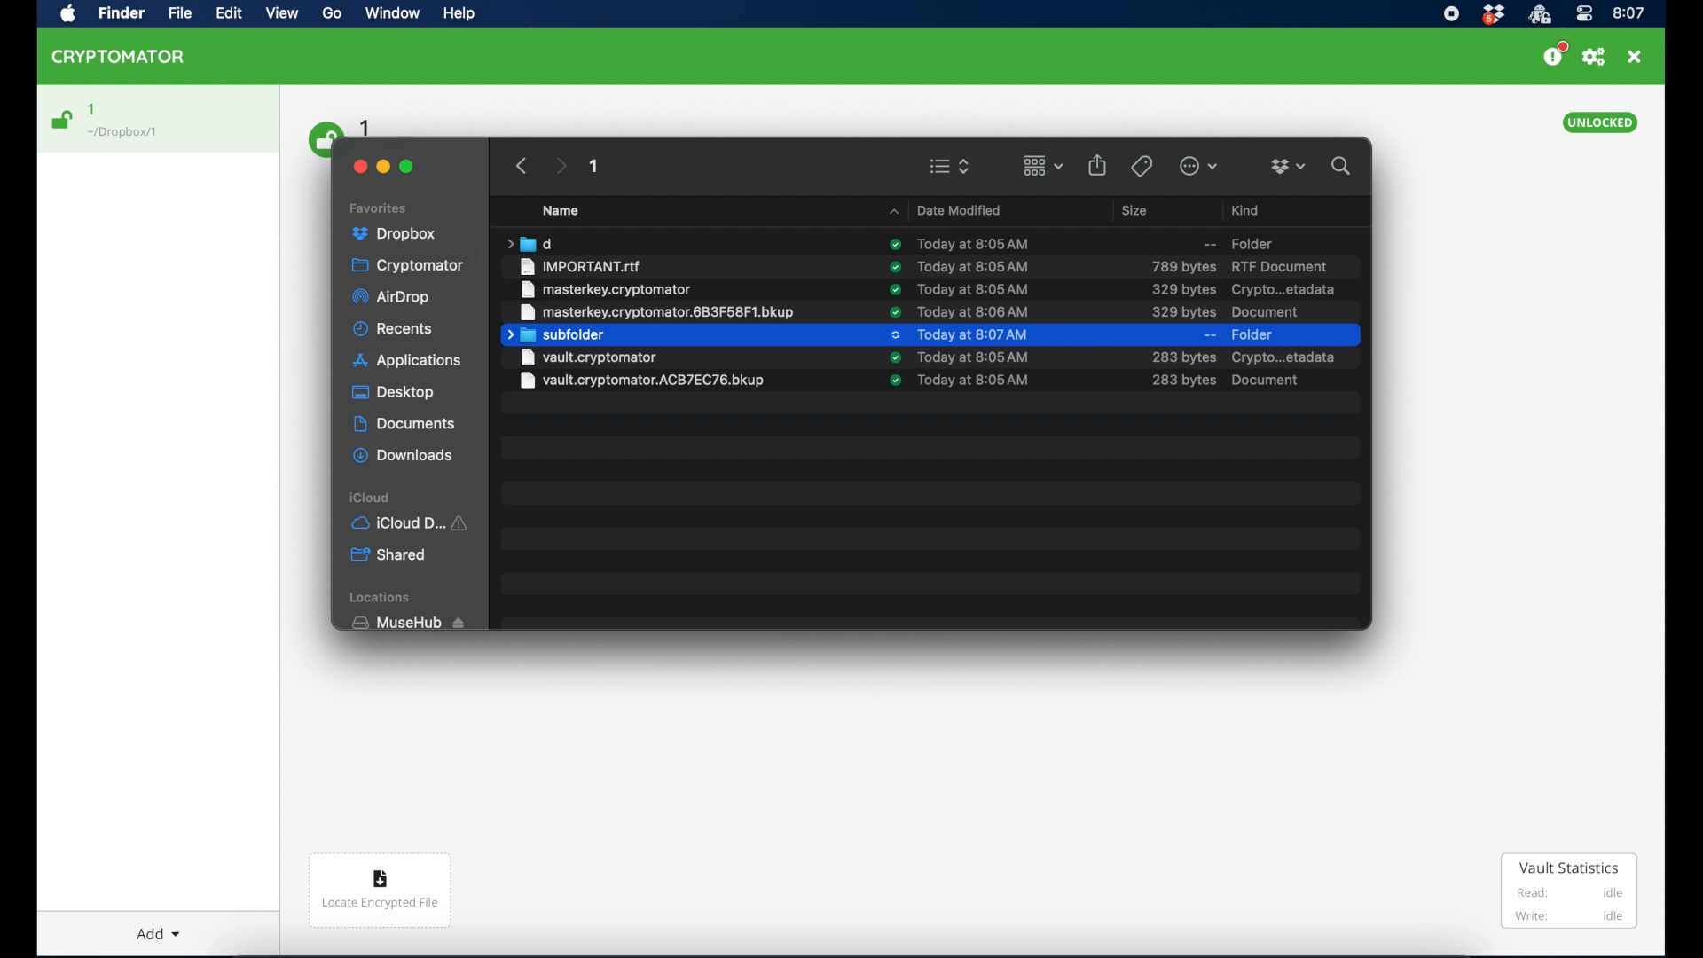 This screenshot has height=958, width=1703. I want to click on date, so click(973, 335).